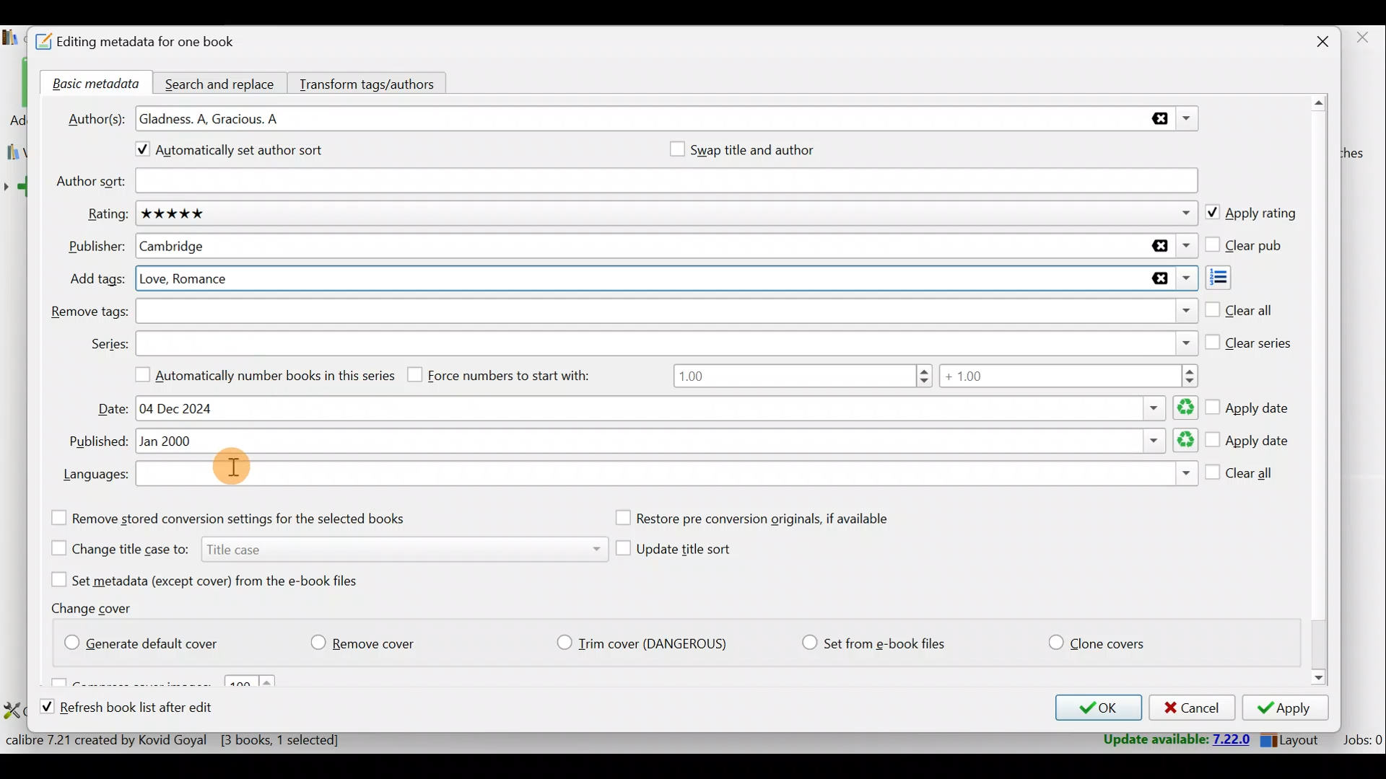 Image resolution: width=1386 pixels, height=779 pixels. What do you see at coordinates (664, 408) in the screenshot?
I see `Date` at bounding box center [664, 408].